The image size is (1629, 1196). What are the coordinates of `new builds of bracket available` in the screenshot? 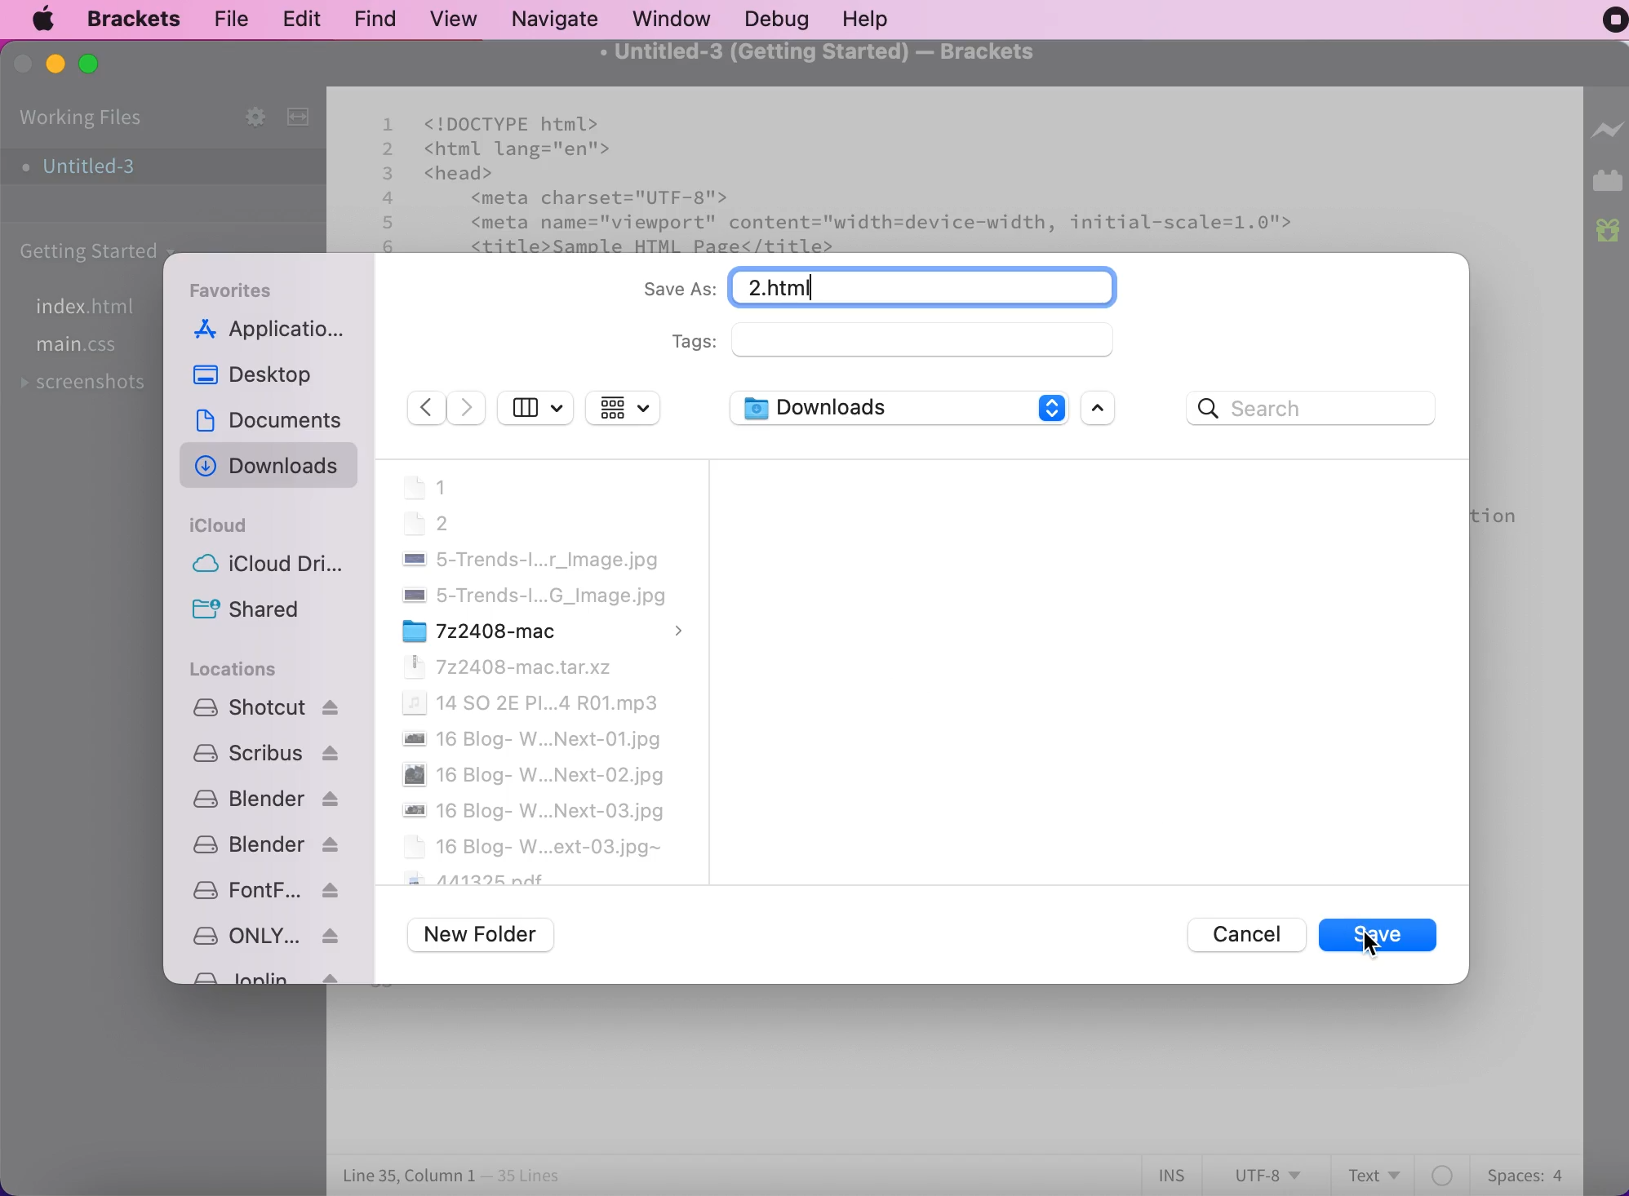 It's located at (1605, 228).